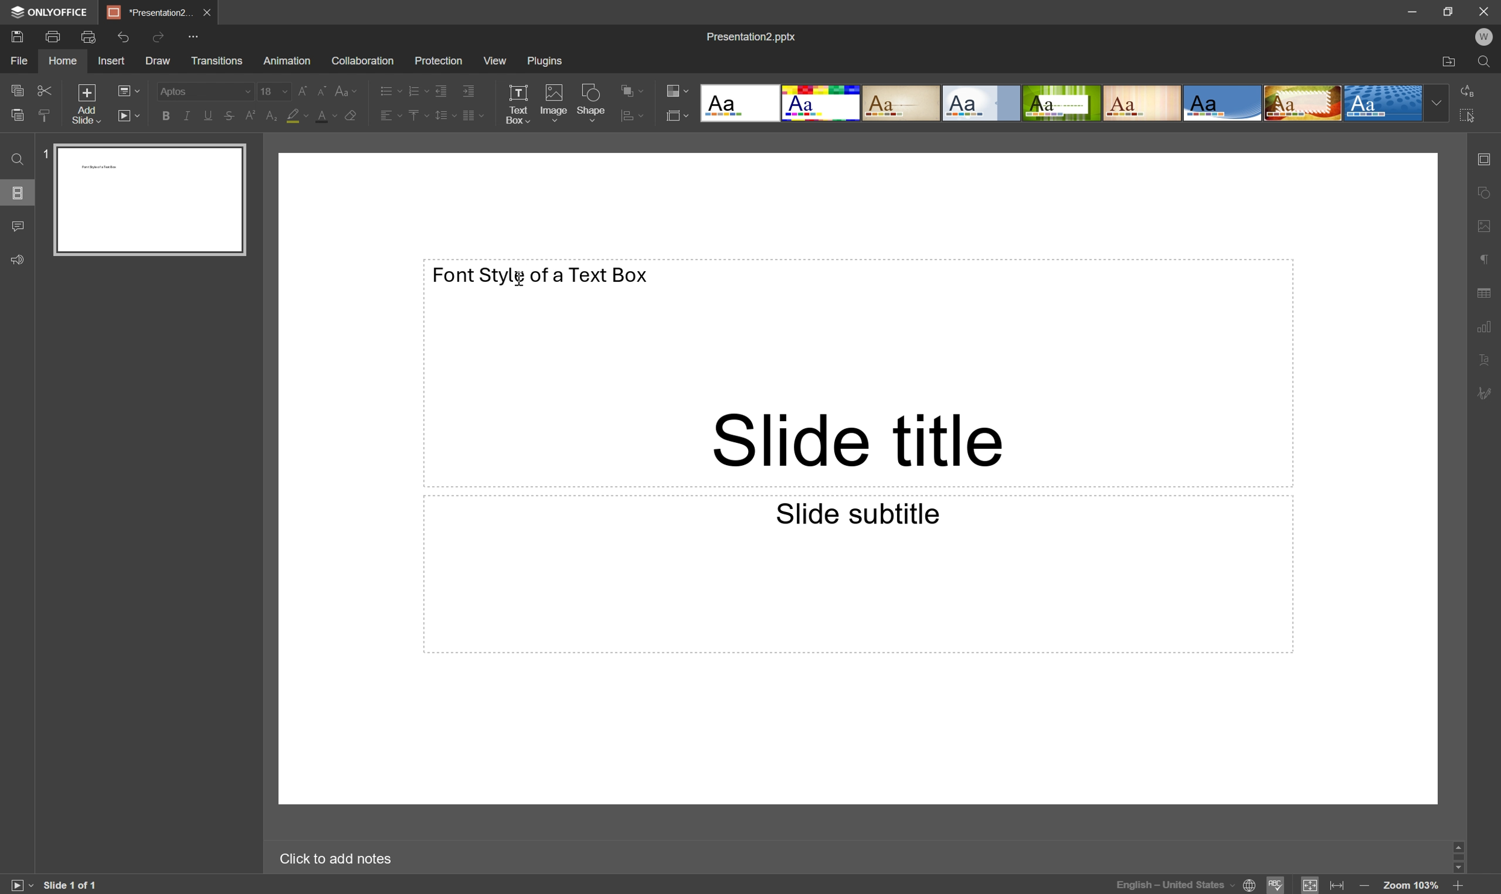  I want to click on Bold, so click(166, 117).